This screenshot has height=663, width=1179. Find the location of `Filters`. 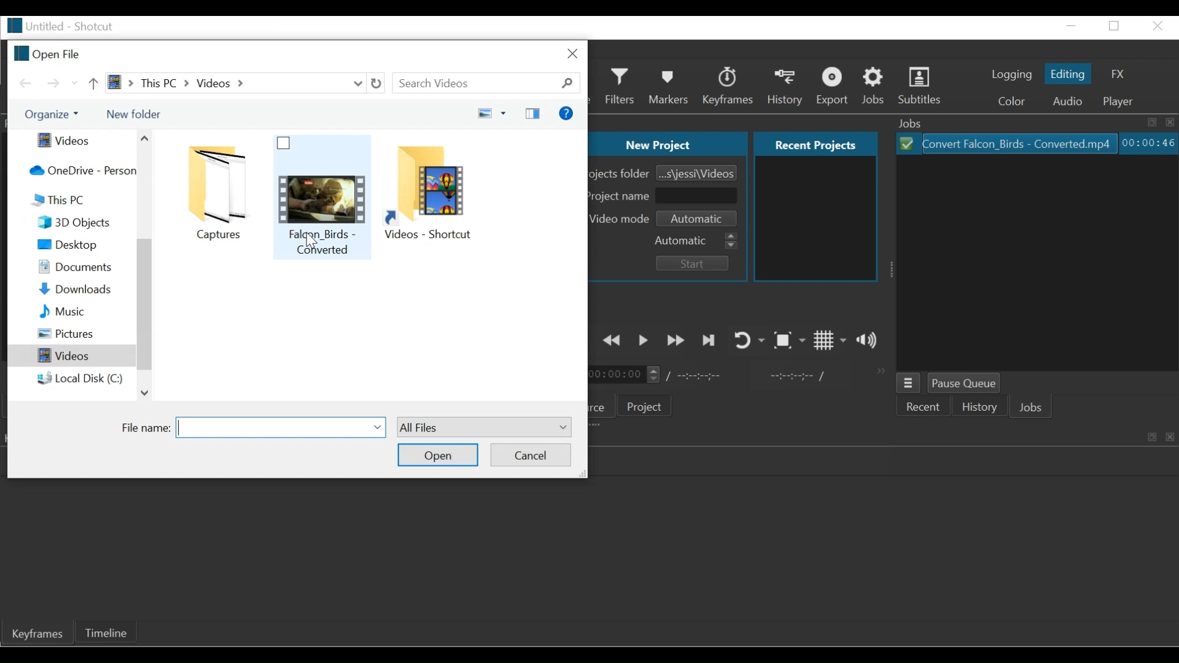

Filters is located at coordinates (621, 86).